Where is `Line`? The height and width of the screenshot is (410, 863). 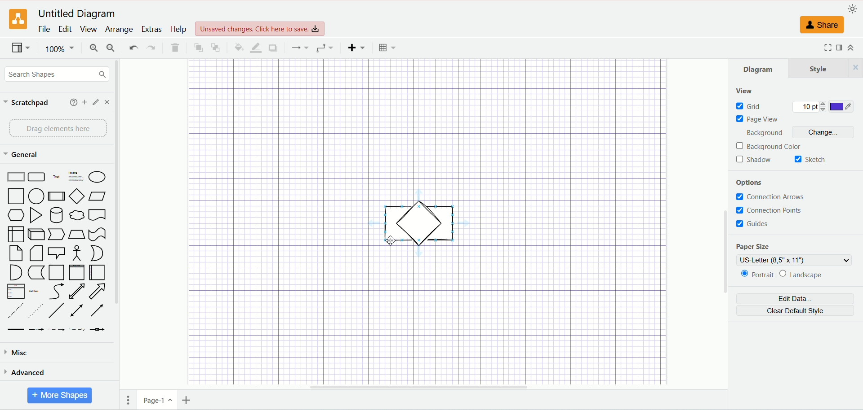
Line is located at coordinates (57, 310).